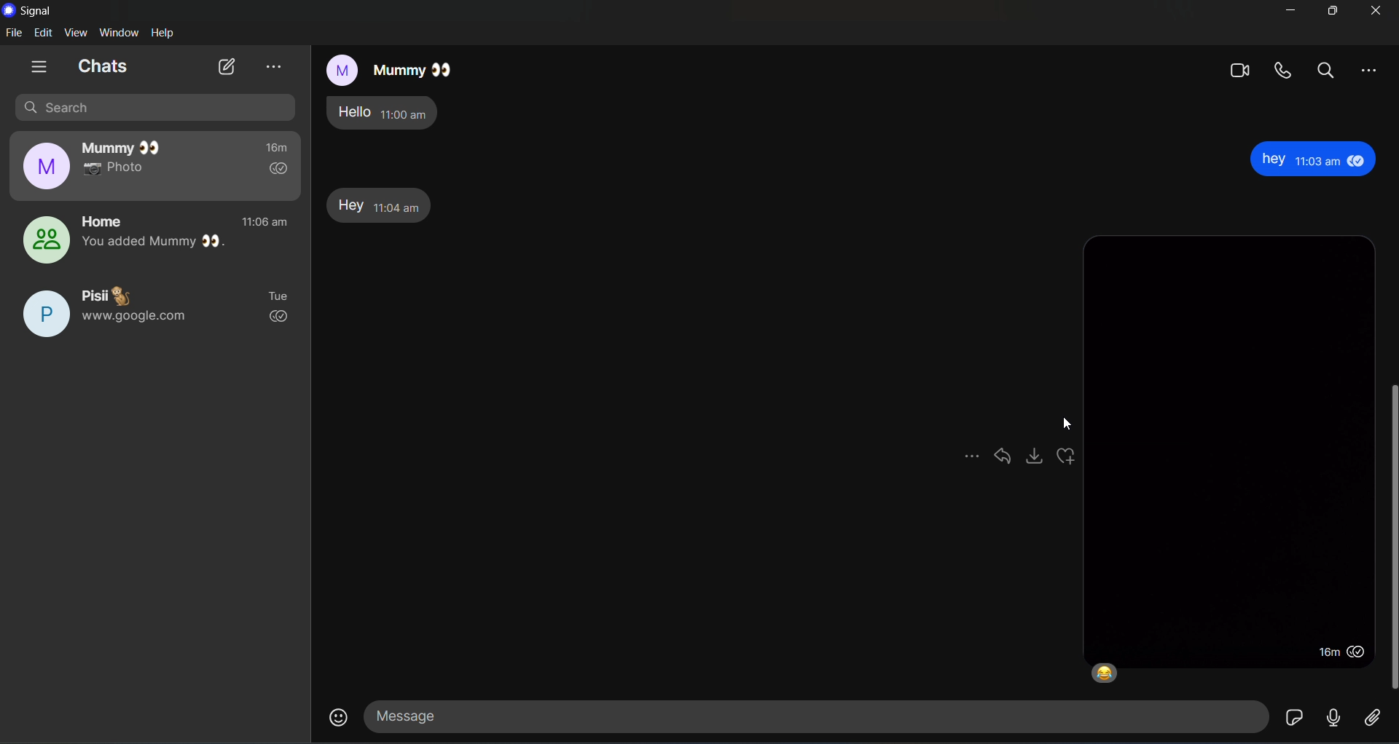  What do you see at coordinates (227, 66) in the screenshot?
I see `new chat` at bounding box center [227, 66].